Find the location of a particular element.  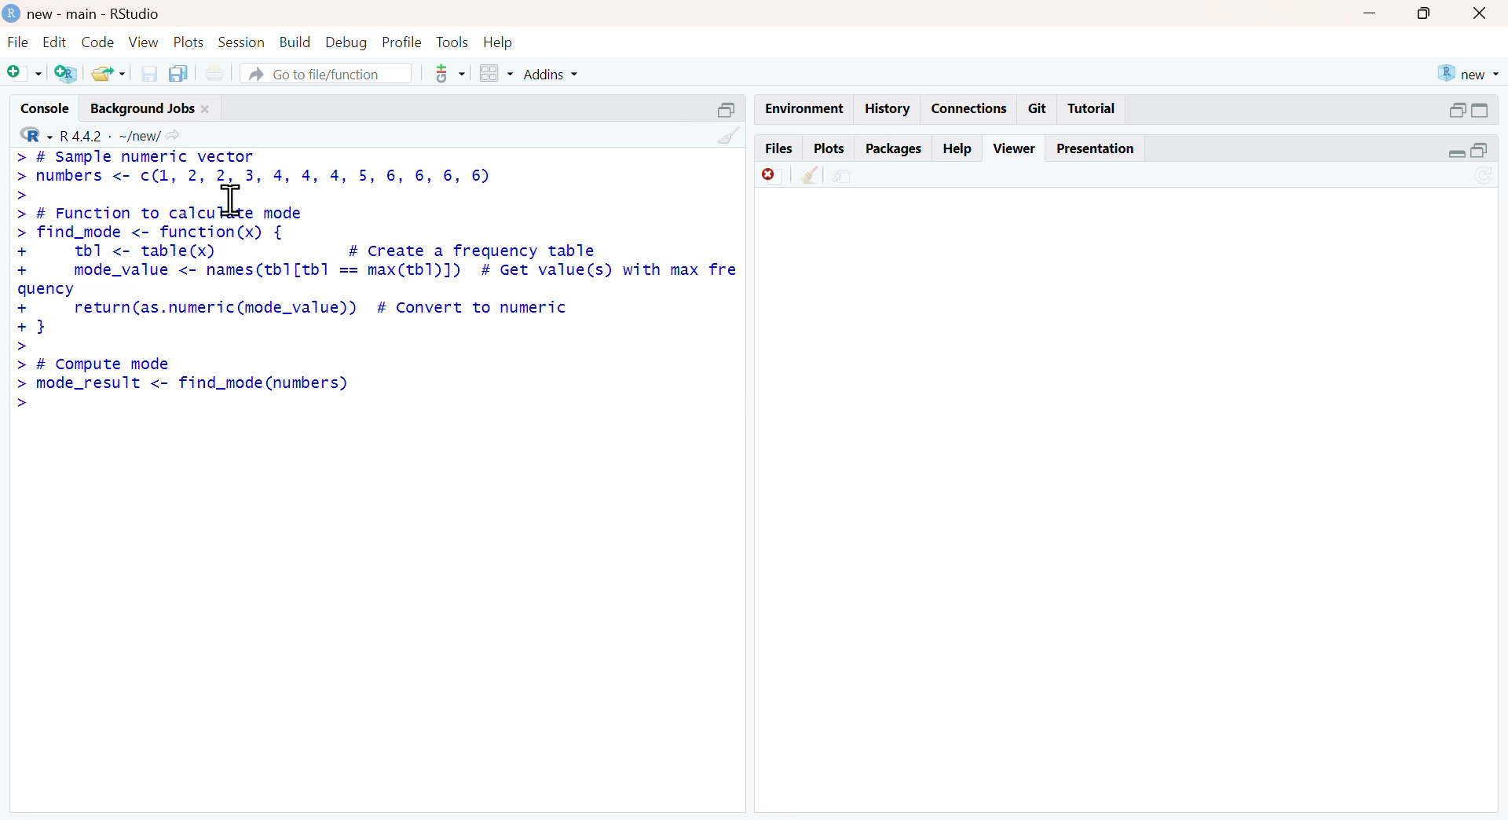

build is located at coordinates (297, 42).